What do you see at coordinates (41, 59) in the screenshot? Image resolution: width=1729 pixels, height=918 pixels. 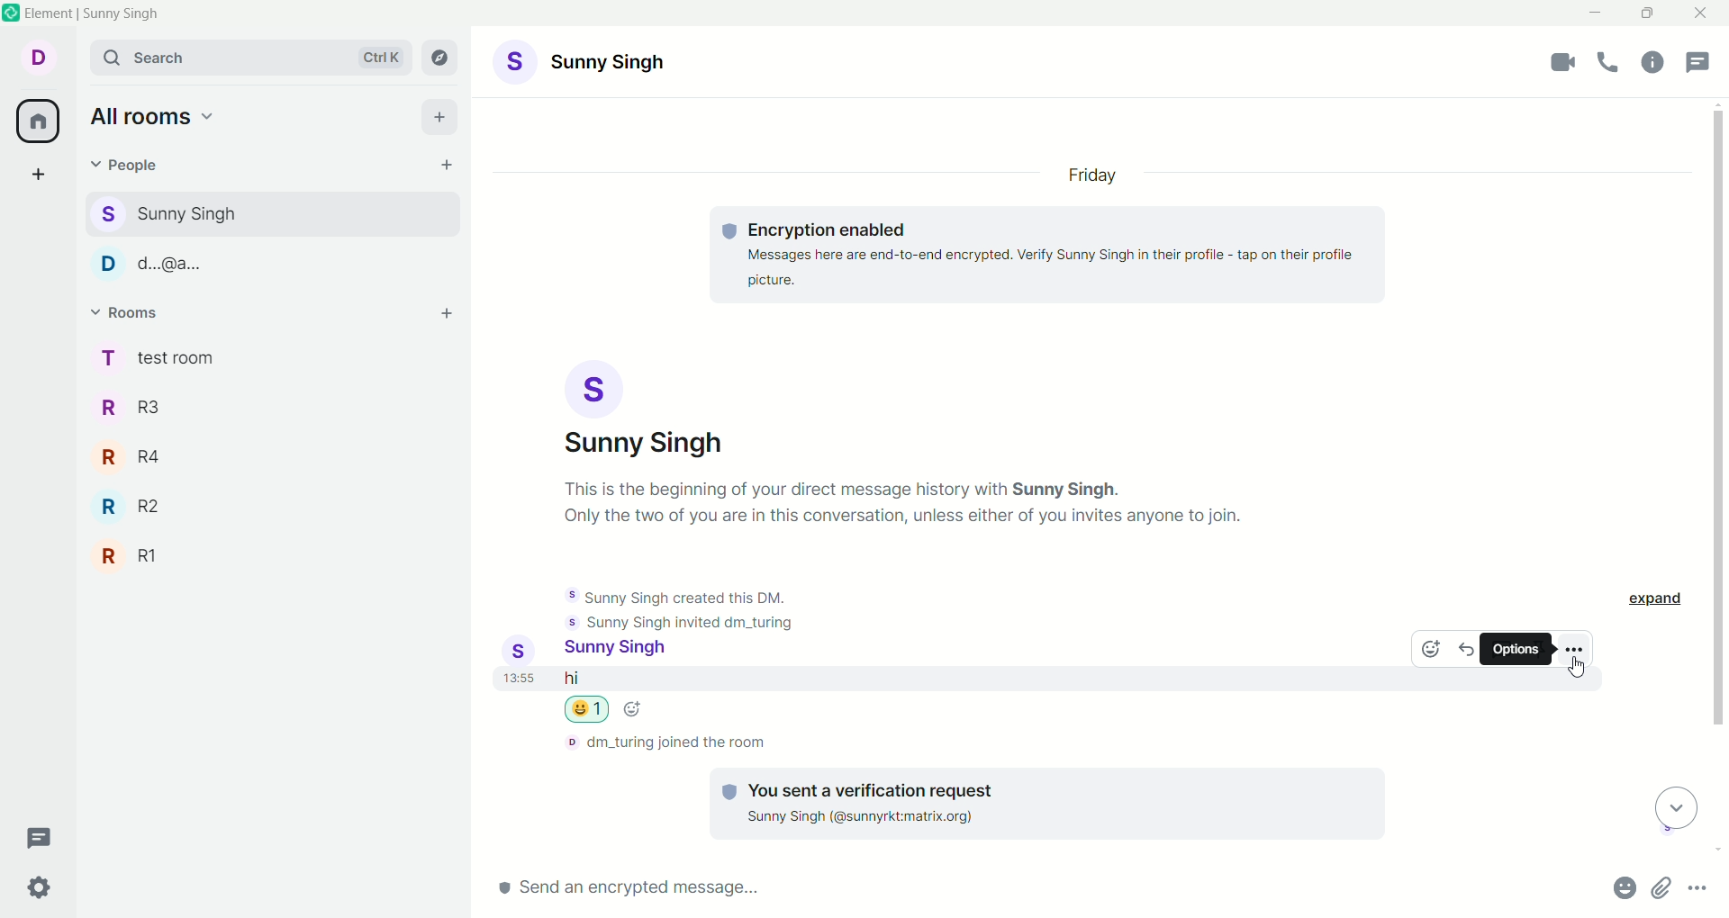 I see `account` at bounding box center [41, 59].